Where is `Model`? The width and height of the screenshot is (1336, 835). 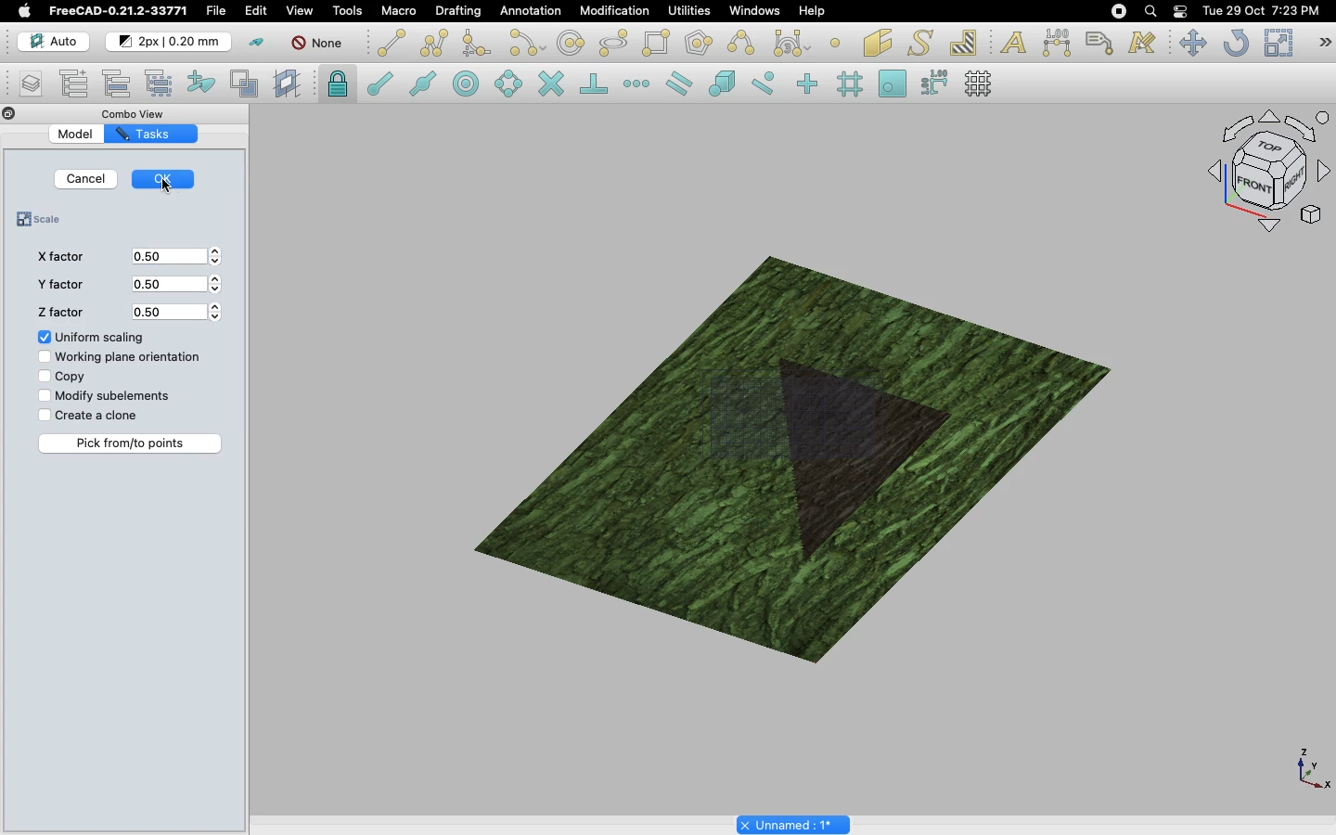 Model is located at coordinates (77, 135).